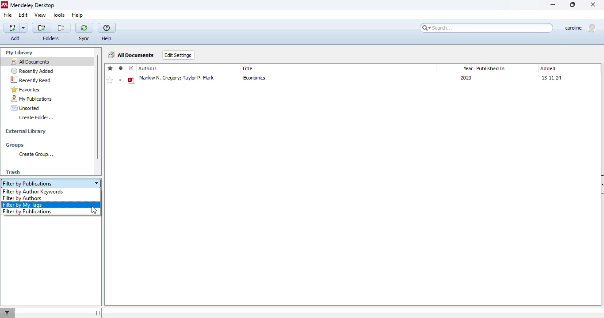  Describe the element at coordinates (35, 155) in the screenshot. I see `create group` at that location.